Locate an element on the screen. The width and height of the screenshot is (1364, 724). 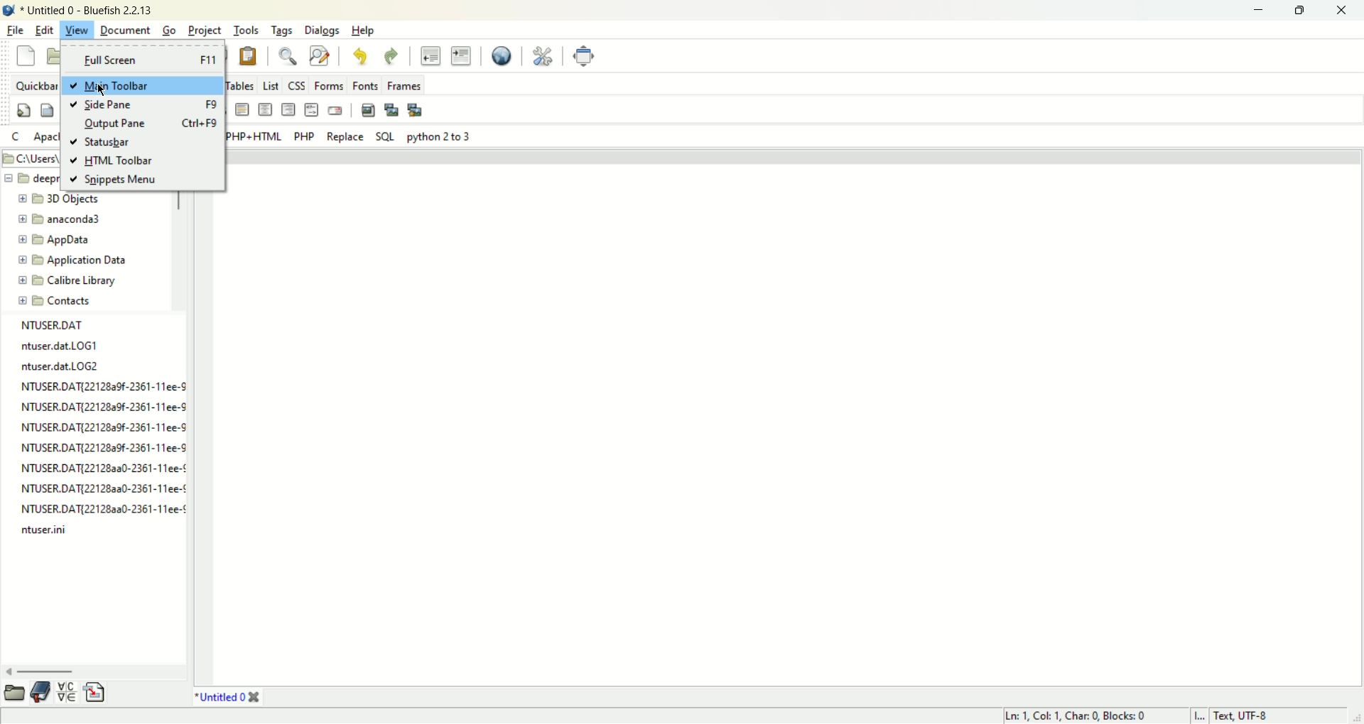
file name is located at coordinates (56, 325).